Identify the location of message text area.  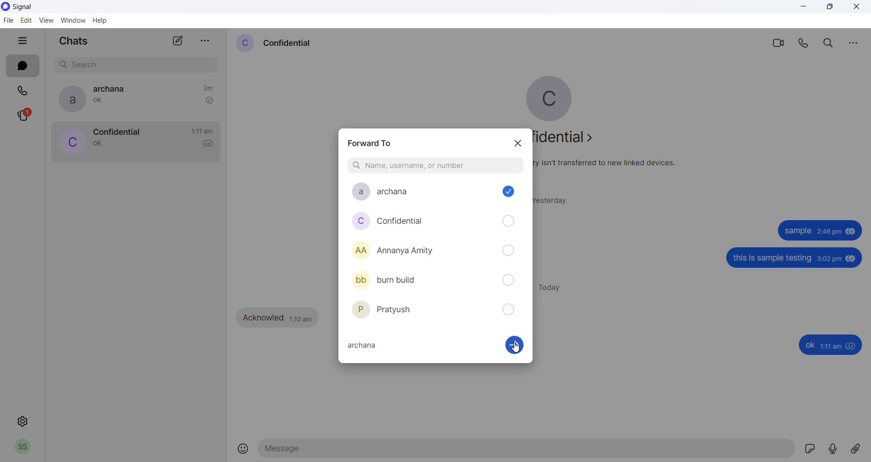
(528, 451).